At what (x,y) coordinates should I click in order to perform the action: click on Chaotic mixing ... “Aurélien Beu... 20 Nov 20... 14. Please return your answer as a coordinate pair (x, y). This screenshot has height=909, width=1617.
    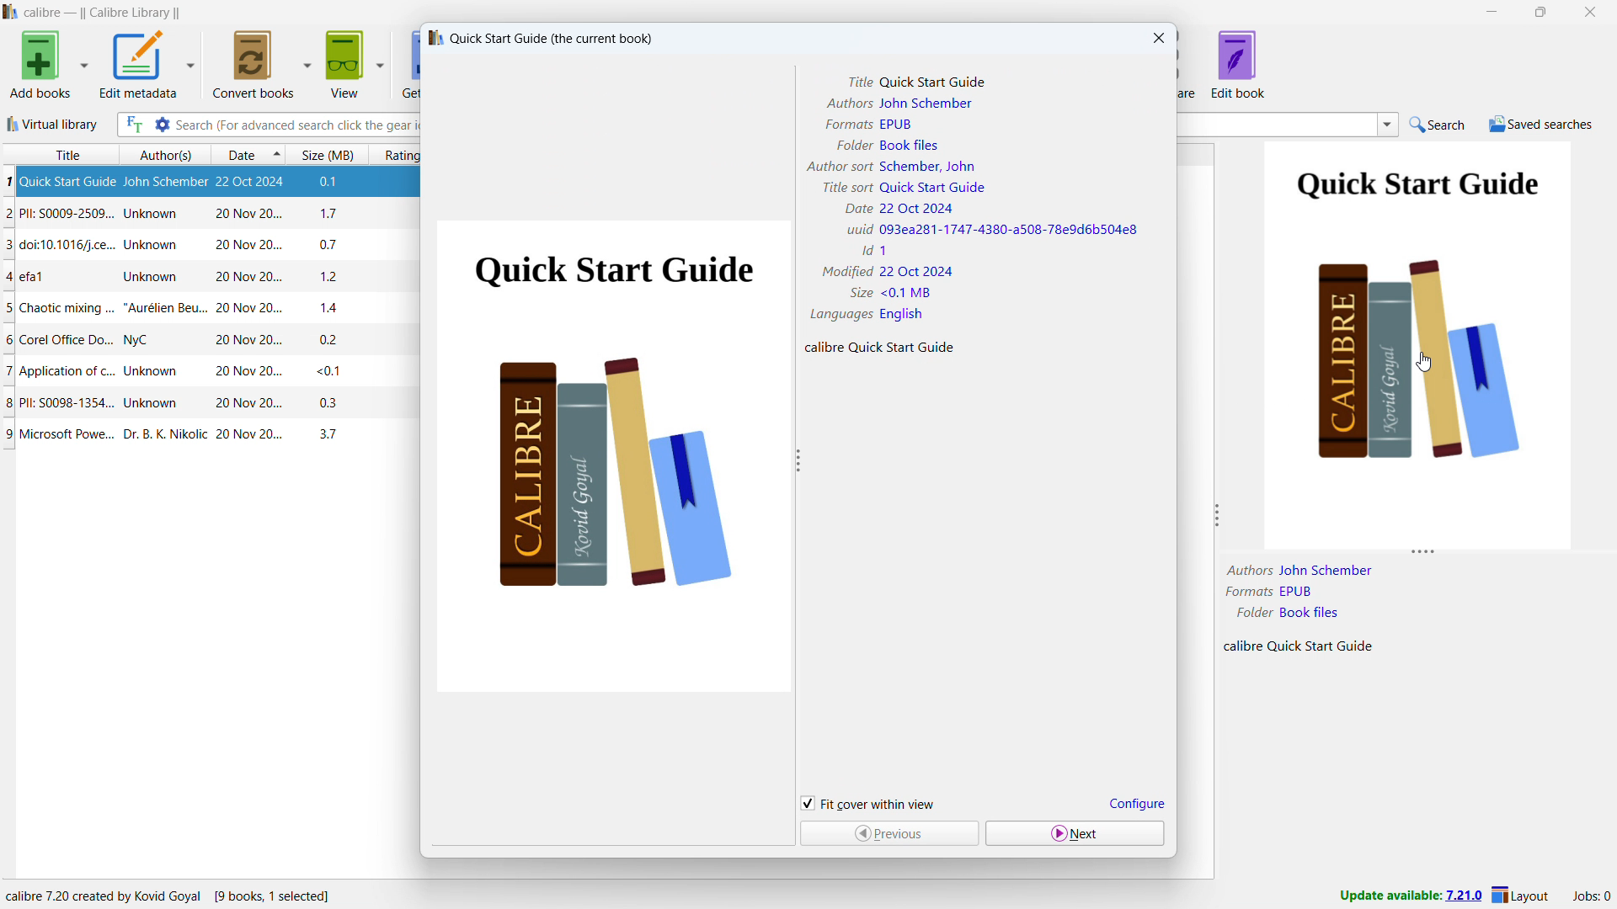
    Looking at the image, I should click on (105, 311).